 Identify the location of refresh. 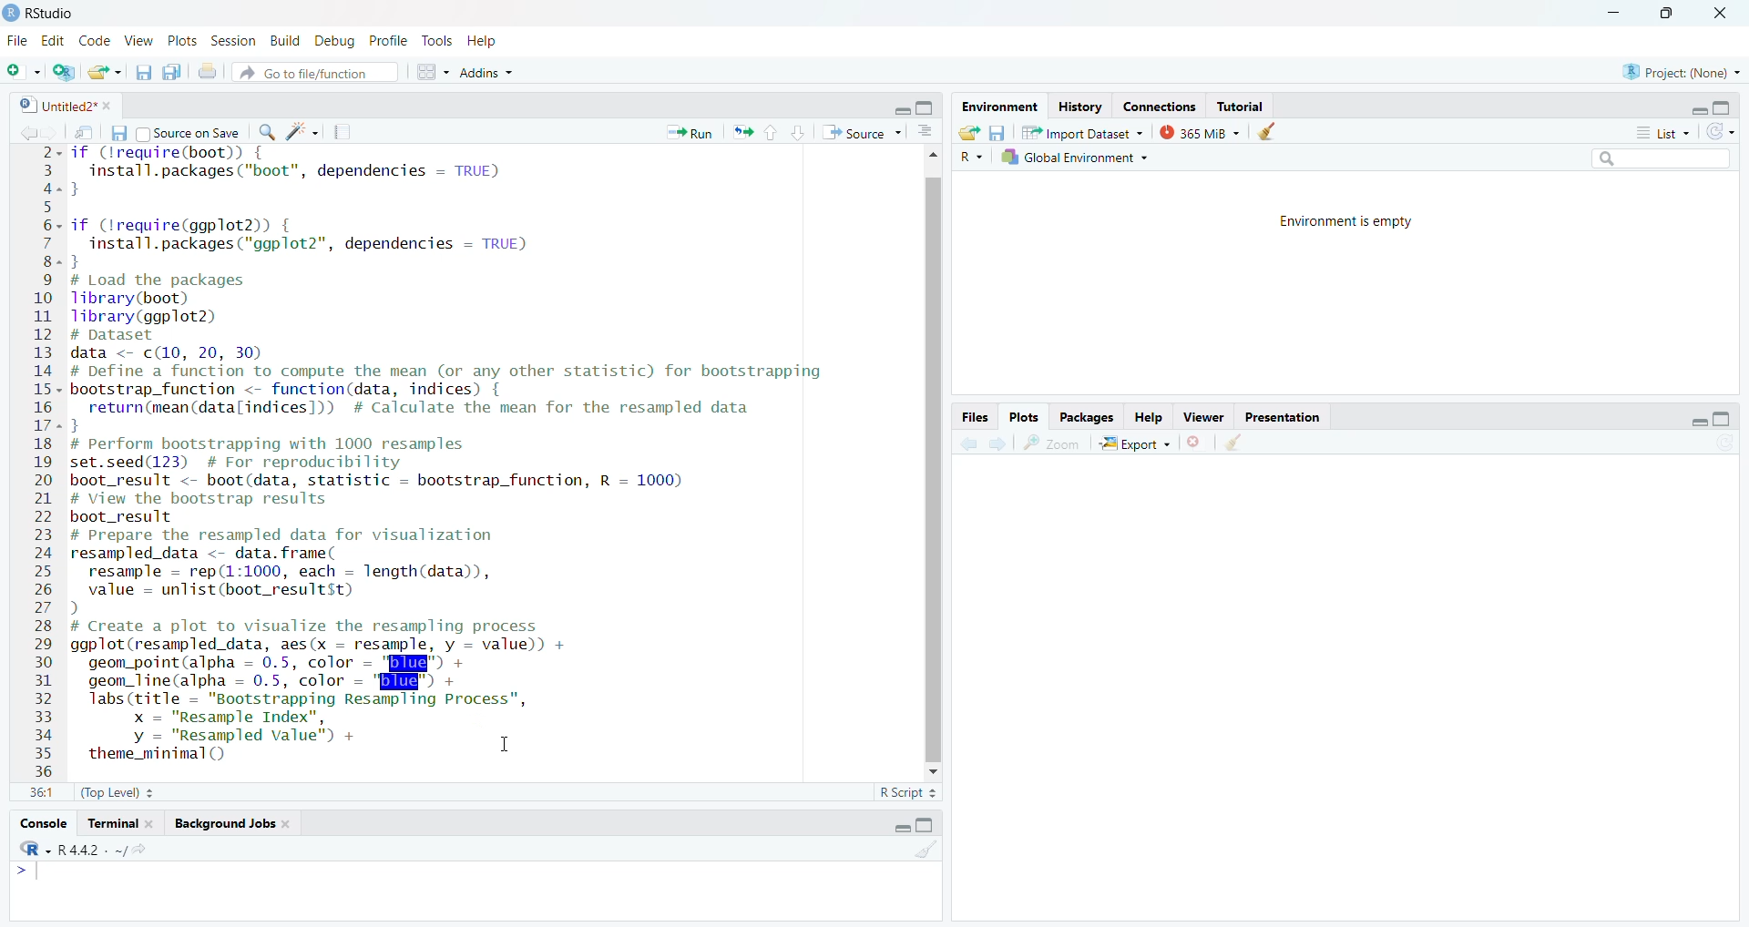
(1719, 131).